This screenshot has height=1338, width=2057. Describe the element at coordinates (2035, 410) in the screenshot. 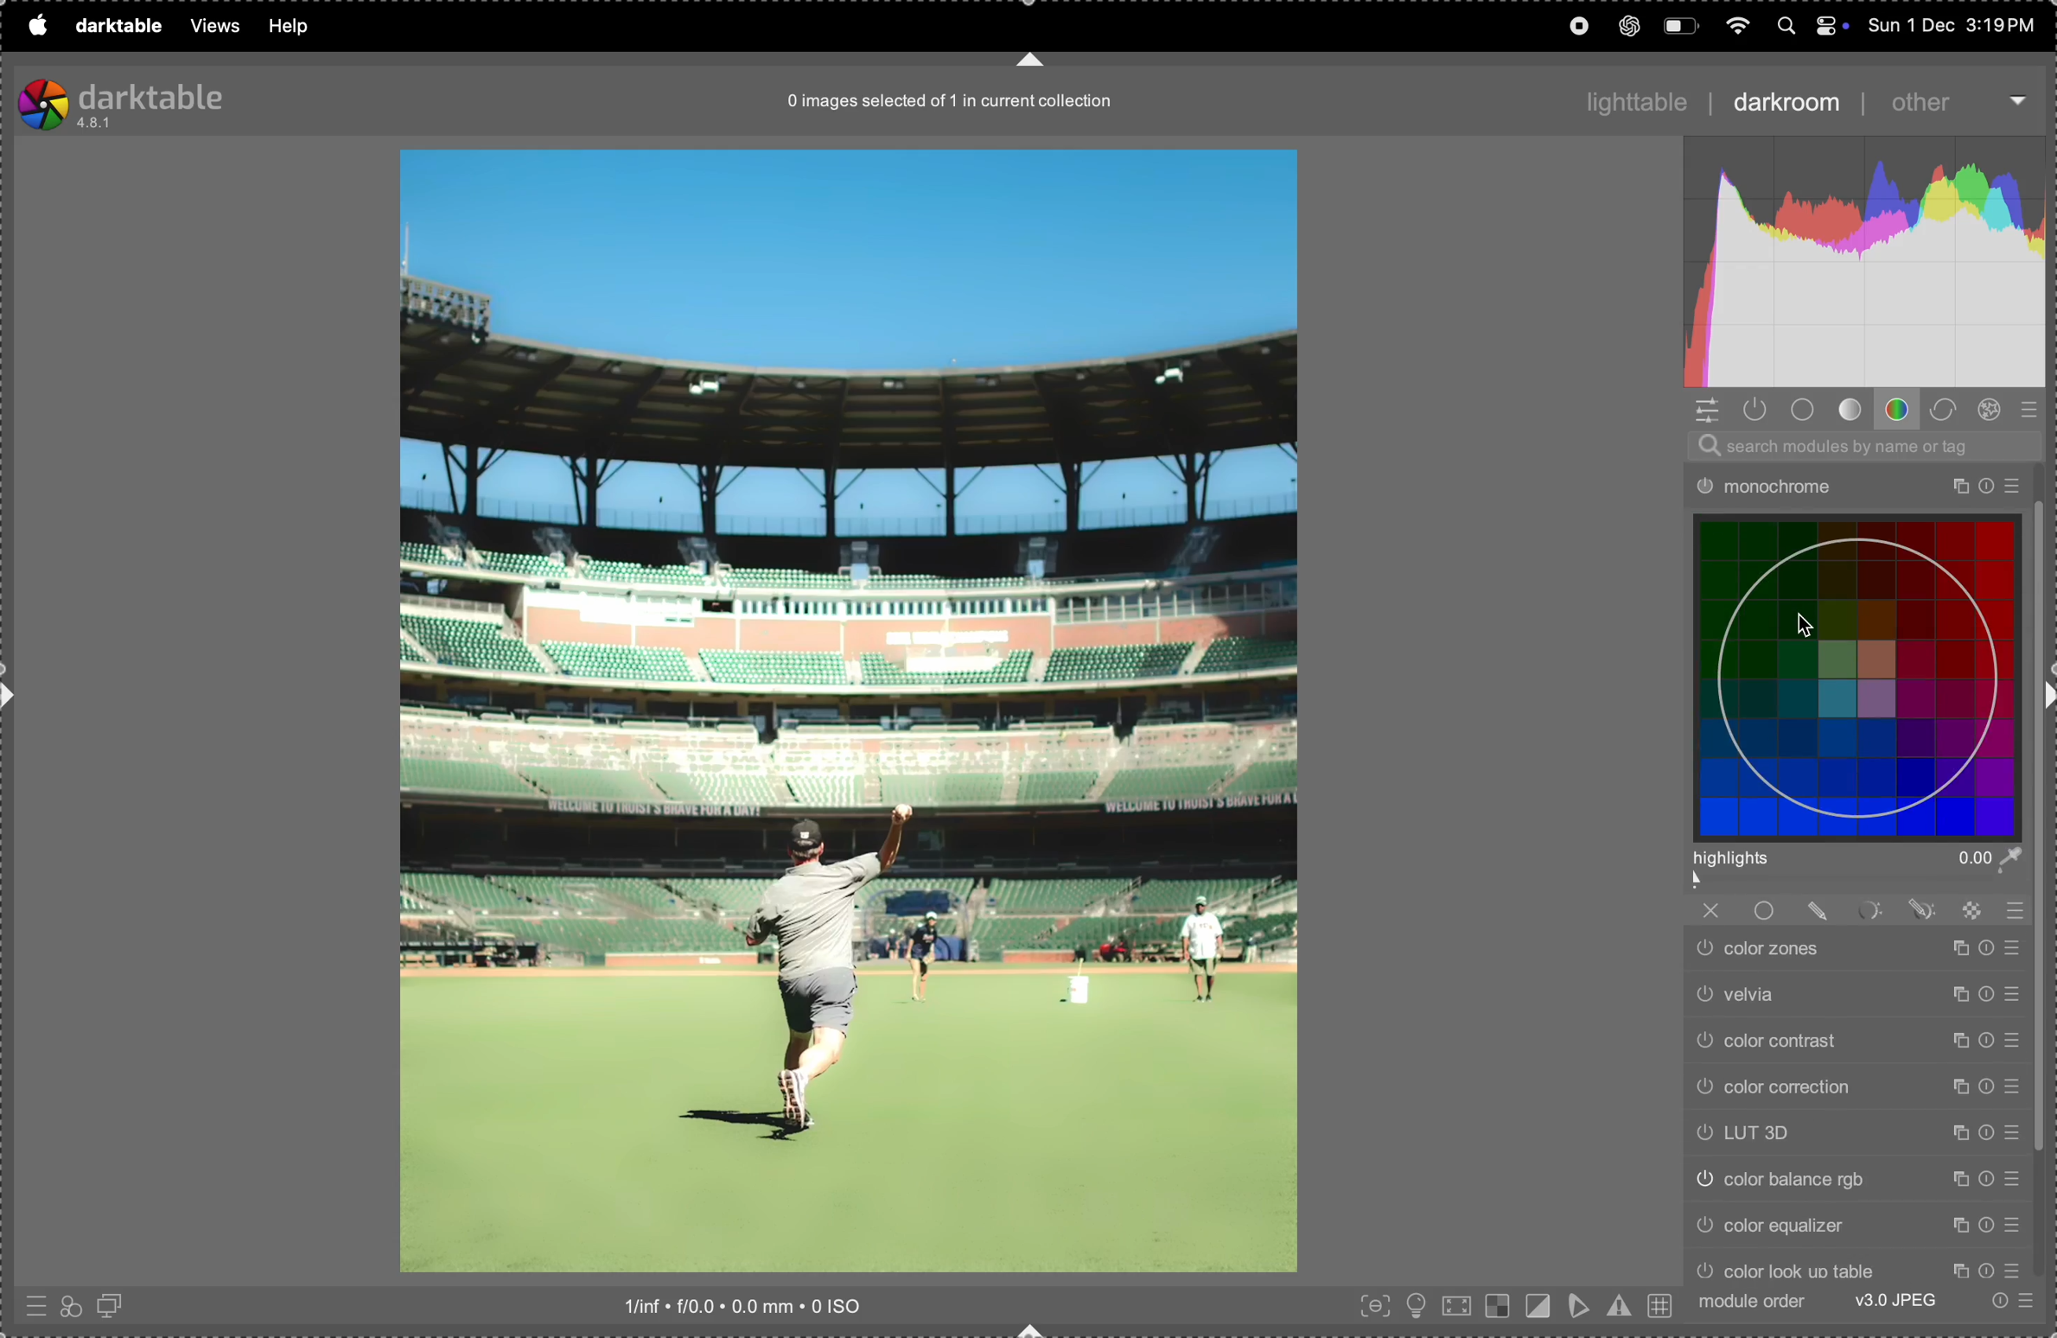

I see `presets` at that location.